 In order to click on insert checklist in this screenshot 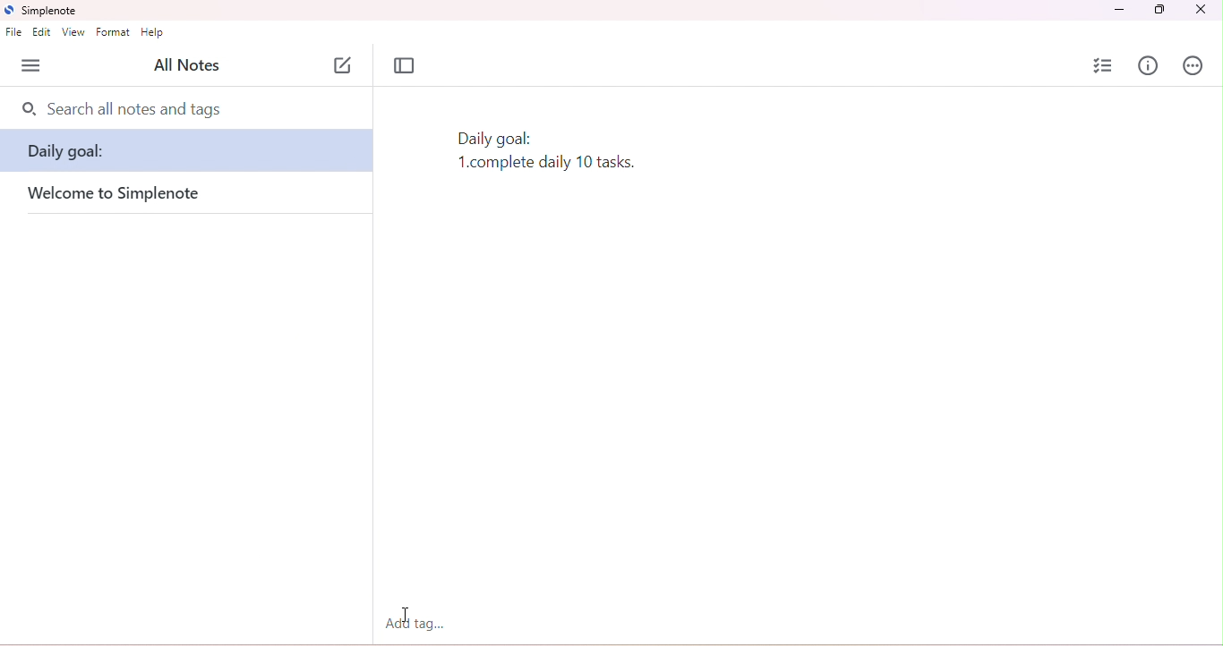, I will do `click(1105, 66)`.